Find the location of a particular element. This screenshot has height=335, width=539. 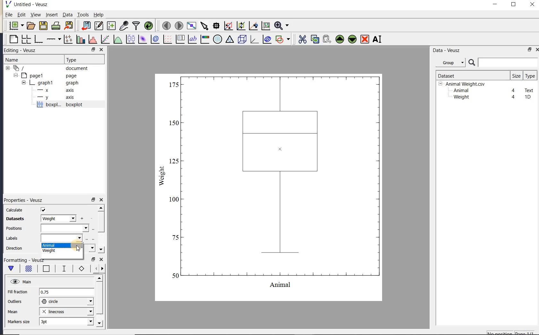

restore is located at coordinates (94, 260).